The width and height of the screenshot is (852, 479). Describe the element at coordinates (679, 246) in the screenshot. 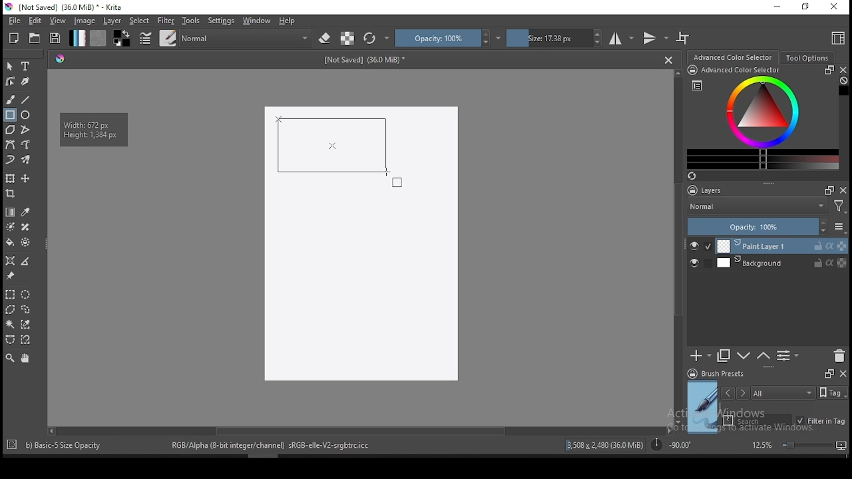

I see `scroll bar` at that location.